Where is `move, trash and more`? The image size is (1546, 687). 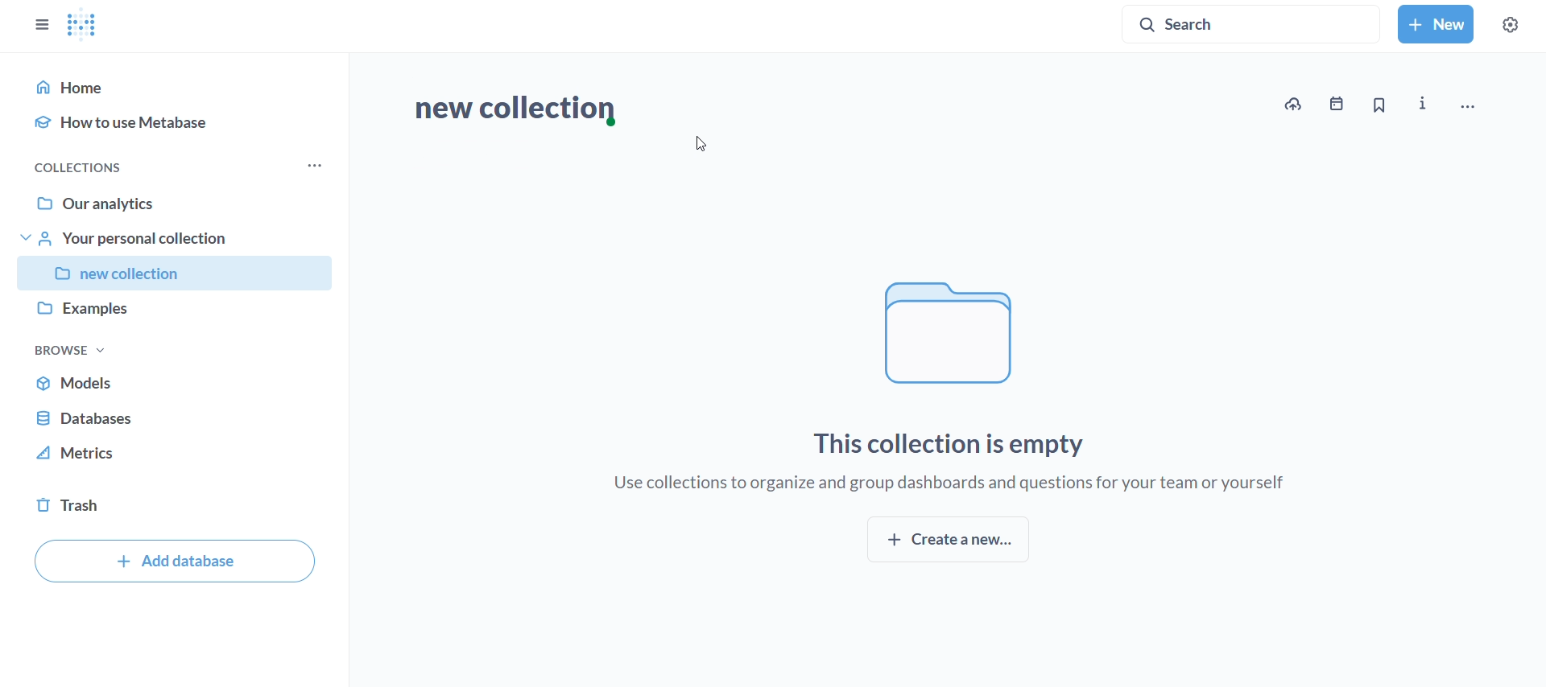
move, trash and more is located at coordinates (1482, 101).